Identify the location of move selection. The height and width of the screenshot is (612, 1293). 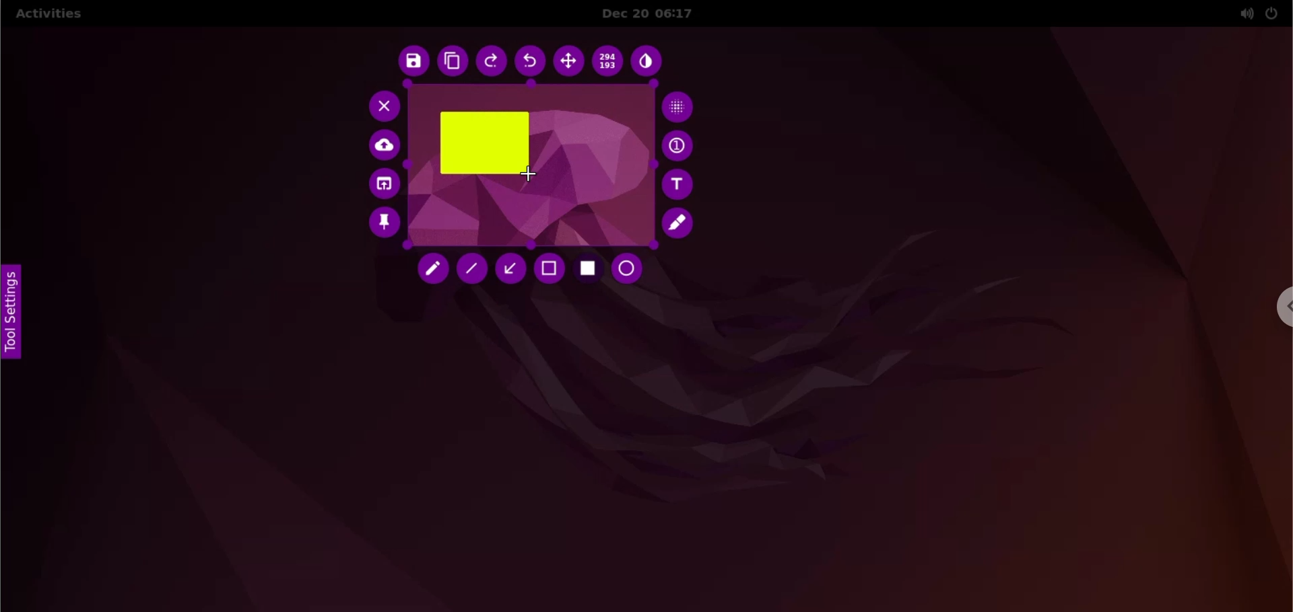
(568, 61).